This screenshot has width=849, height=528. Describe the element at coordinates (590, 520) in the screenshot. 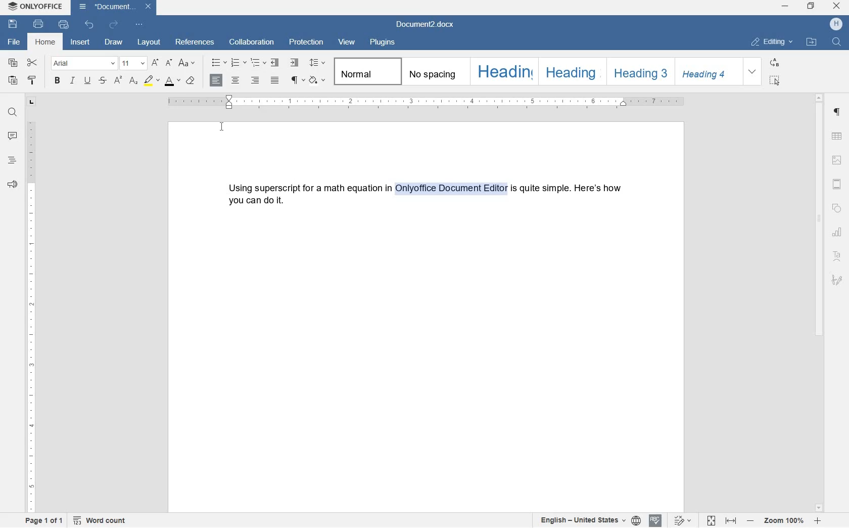

I see `set text or document language` at that location.